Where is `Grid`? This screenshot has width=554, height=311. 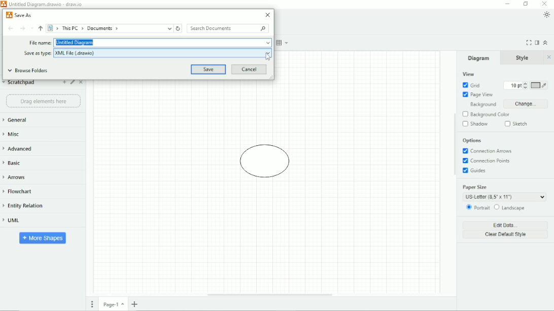 Grid is located at coordinates (472, 85).